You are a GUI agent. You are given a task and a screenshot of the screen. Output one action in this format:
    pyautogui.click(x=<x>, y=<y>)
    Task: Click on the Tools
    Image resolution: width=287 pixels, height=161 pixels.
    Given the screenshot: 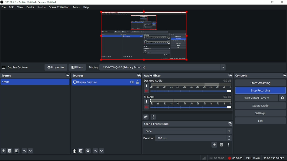 What is the action you would take?
    pyautogui.click(x=76, y=7)
    